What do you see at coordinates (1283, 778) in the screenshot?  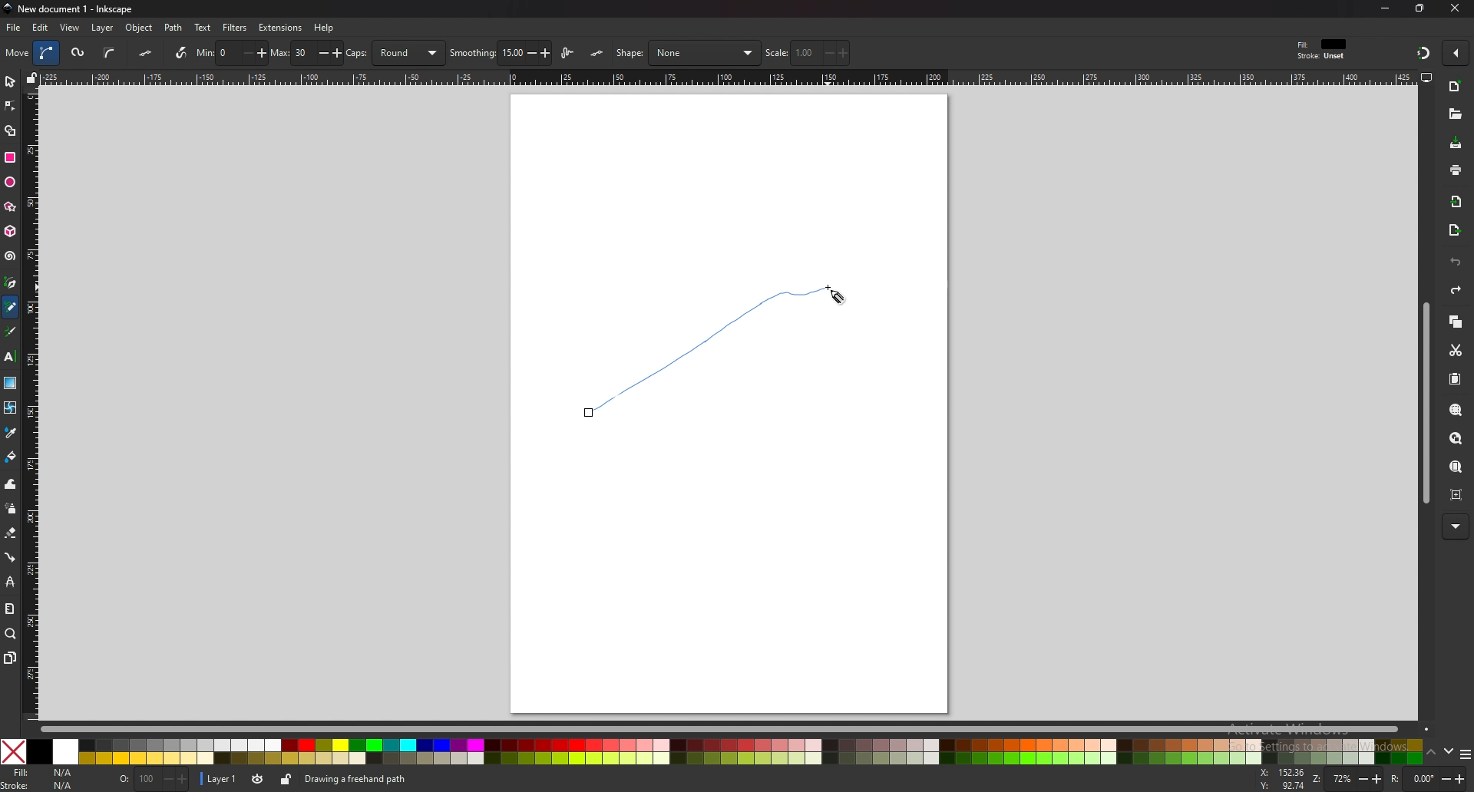 I see `cursor coordinates` at bounding box center [1283, 778].